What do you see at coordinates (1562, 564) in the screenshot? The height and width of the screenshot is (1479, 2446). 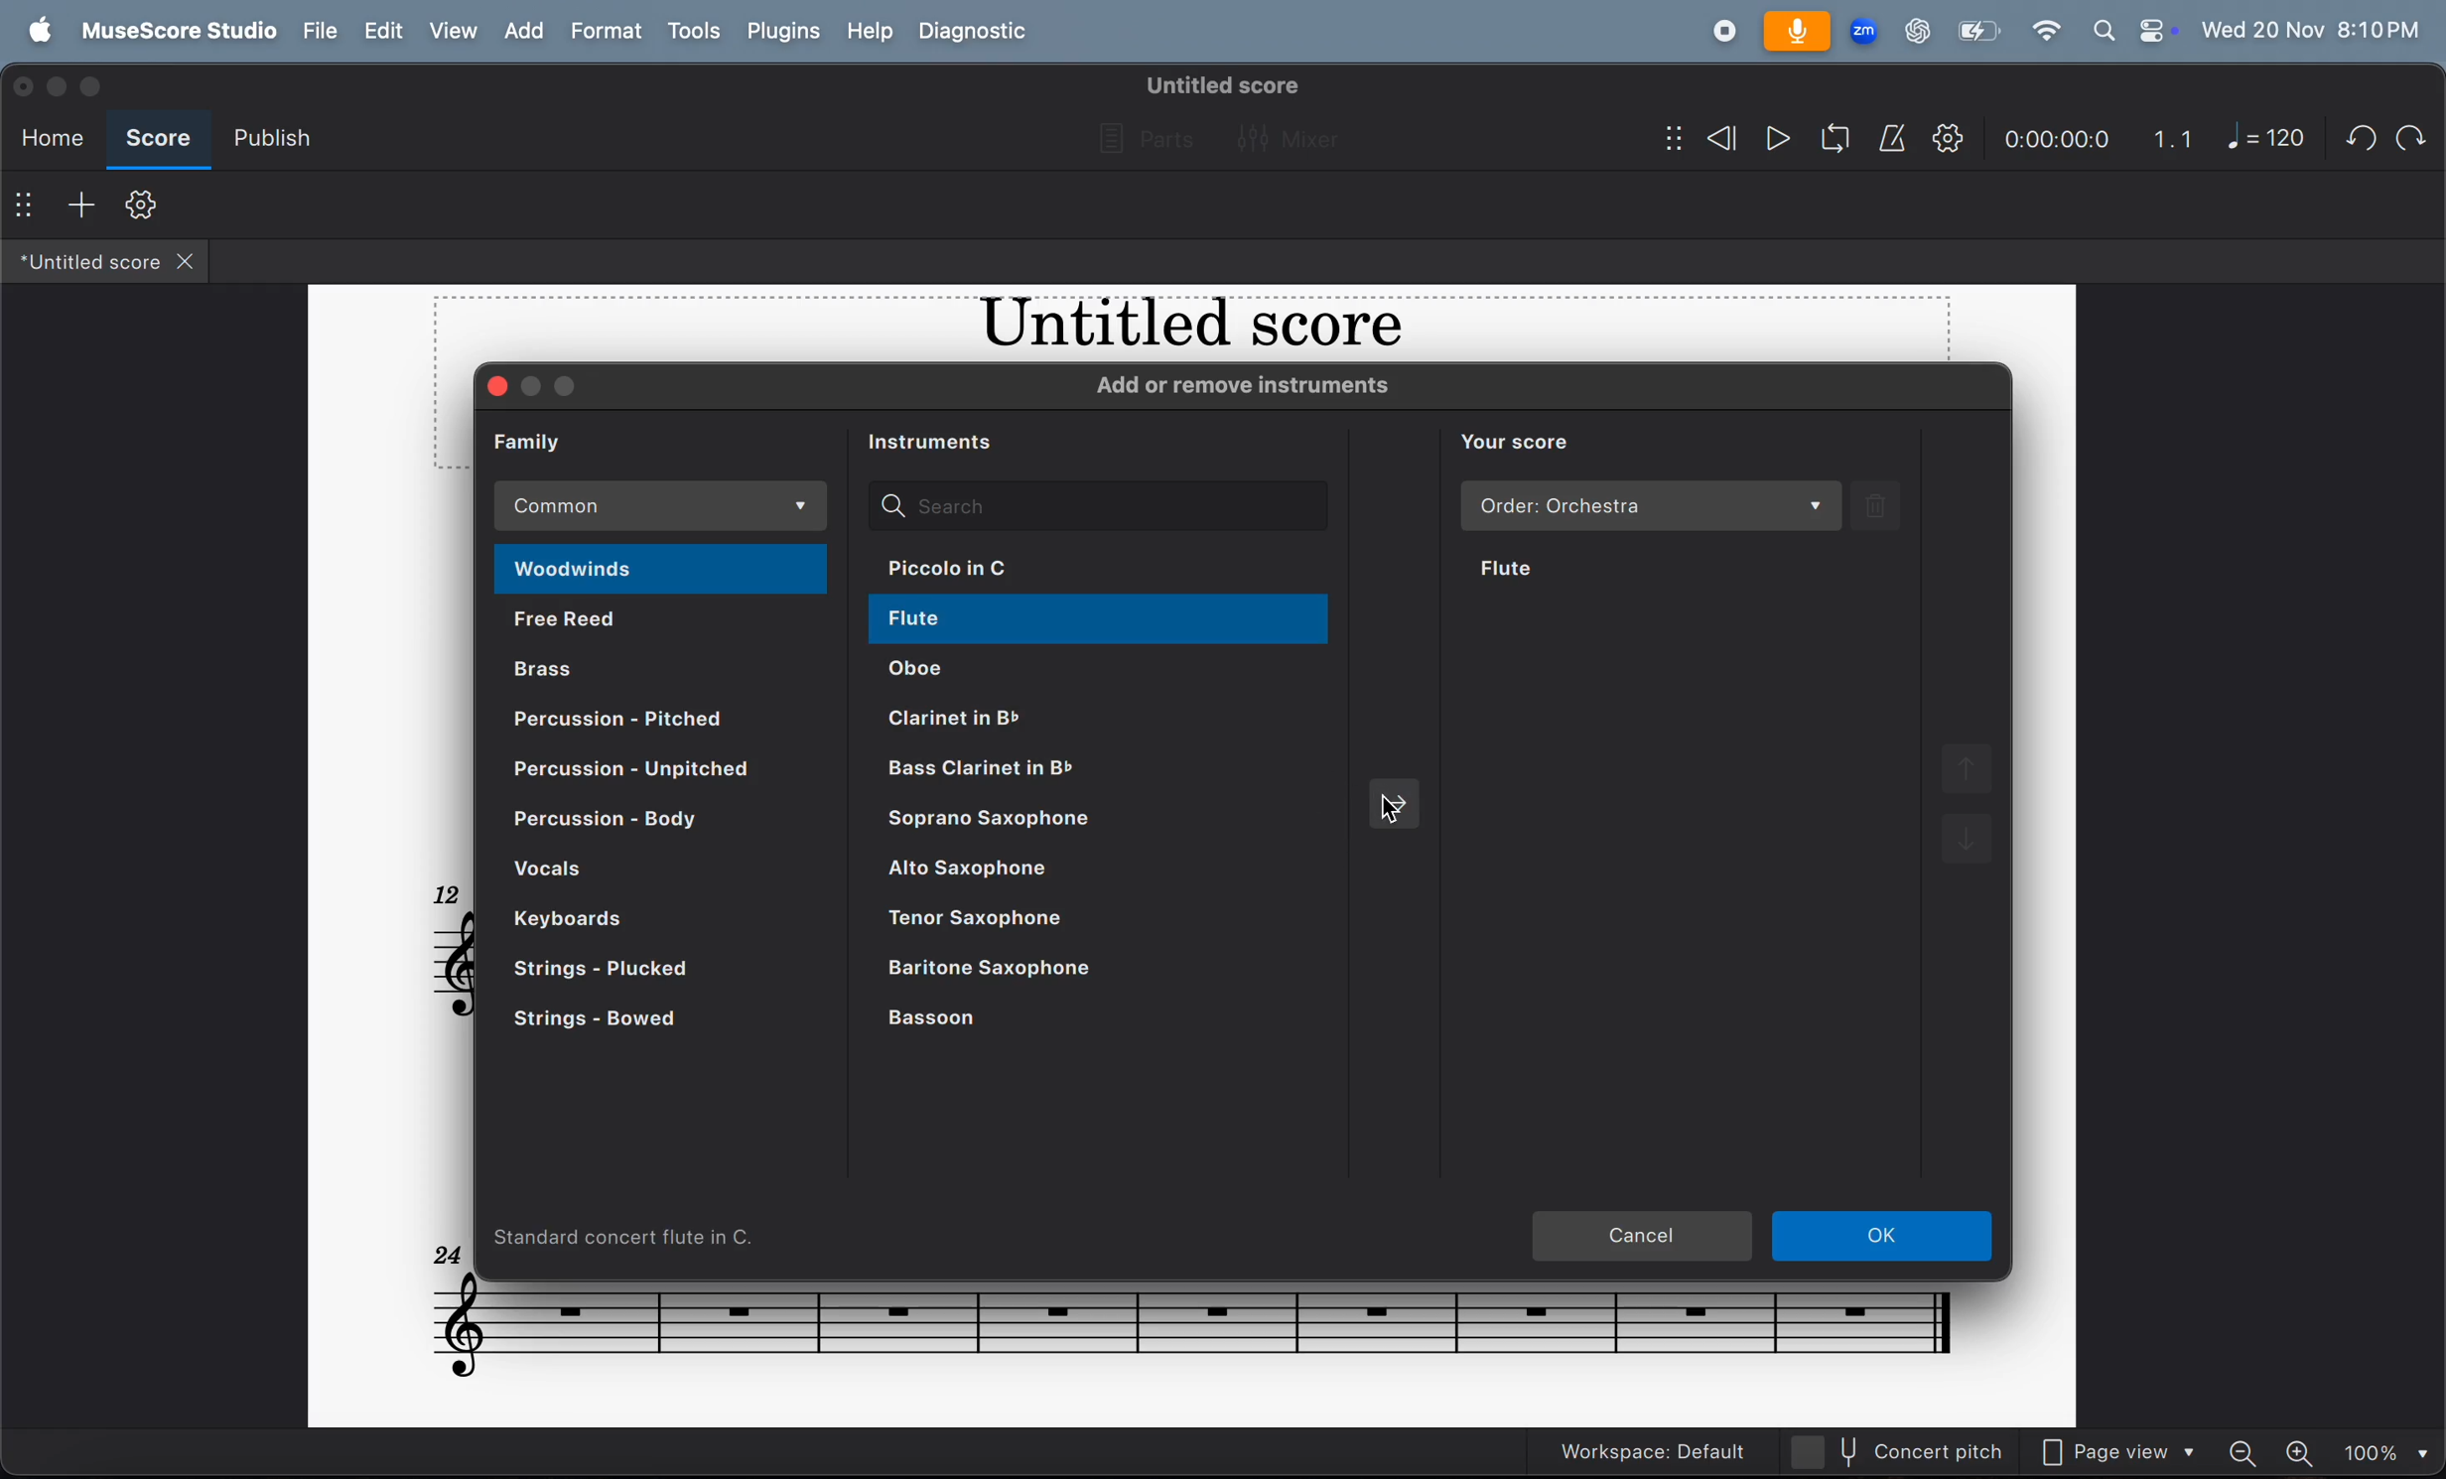 I see `flute` at bounding box center [1562, 564].